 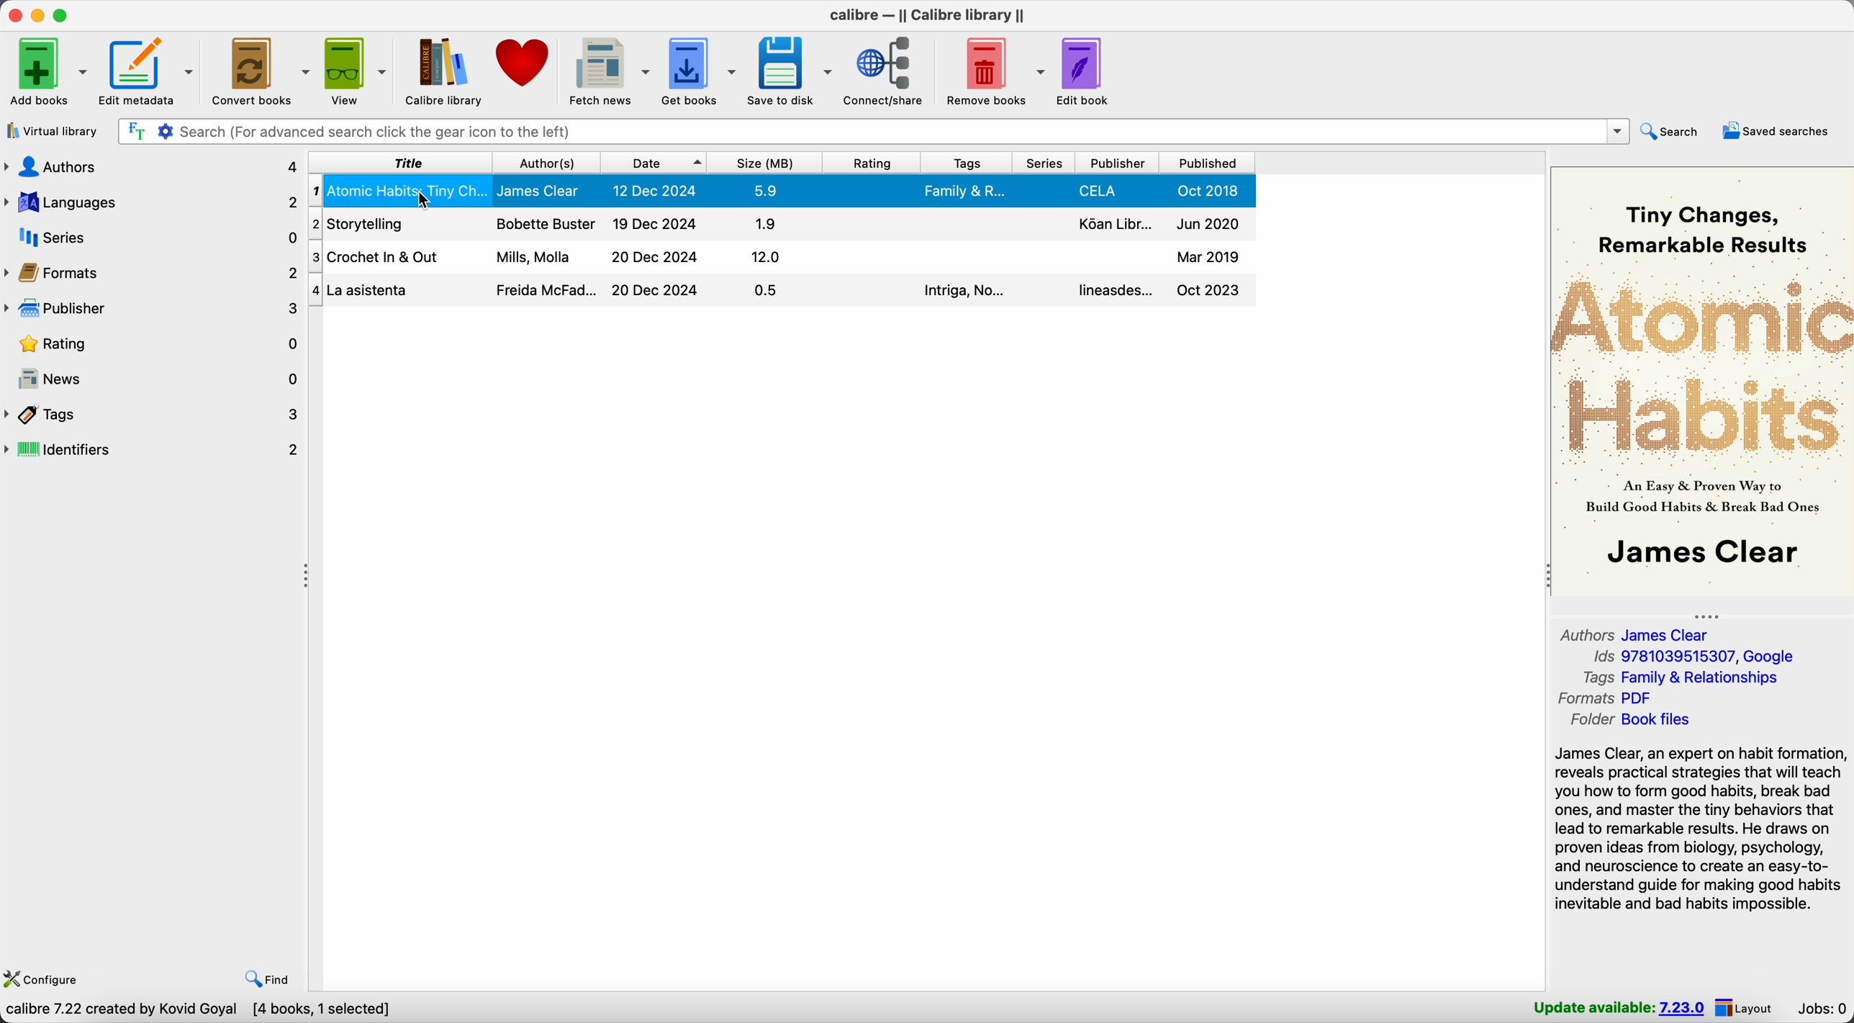 I want to click on layout, so click(x=1753, y=1009).